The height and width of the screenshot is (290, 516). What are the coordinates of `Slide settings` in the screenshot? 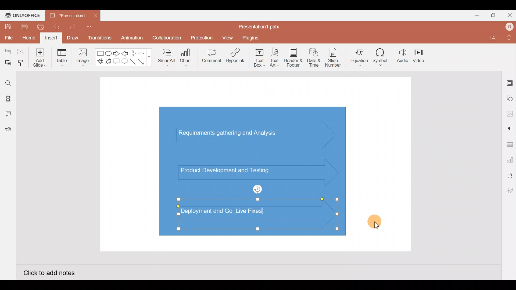 It's located at (510, 82).